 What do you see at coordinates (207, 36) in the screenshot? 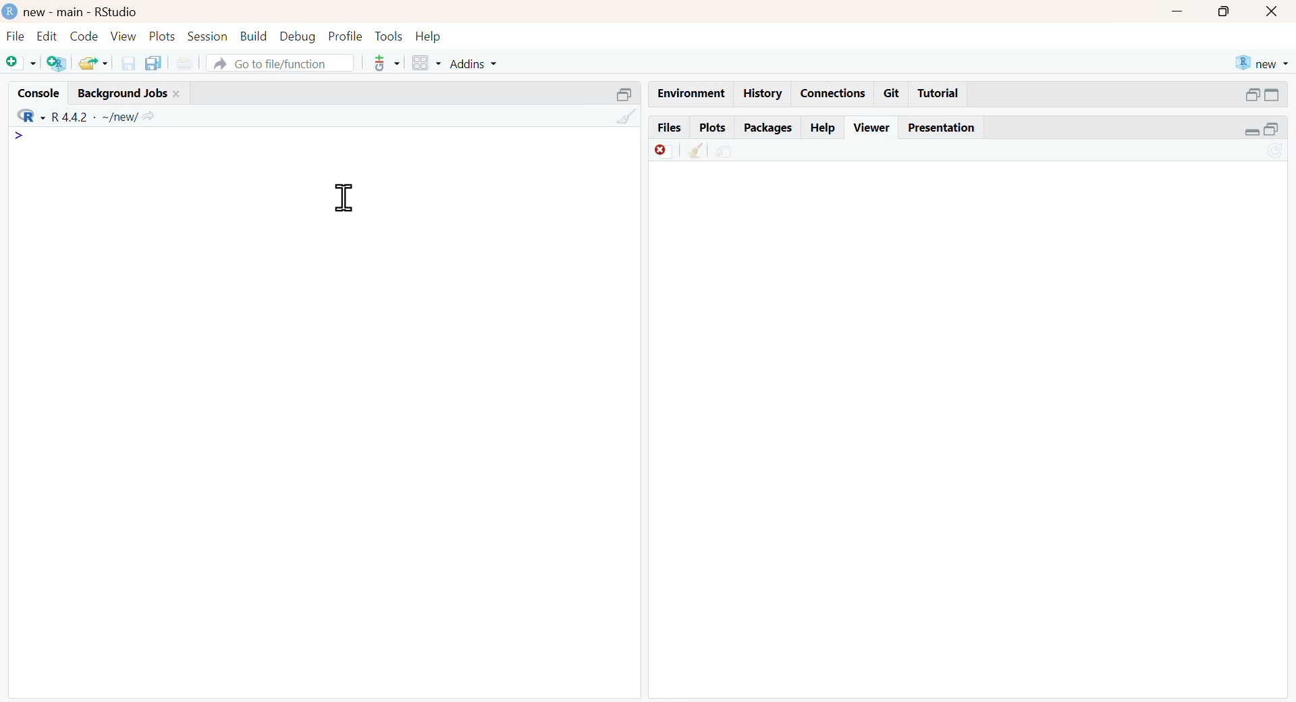
I see `Session` at bounding box center [207, 36].